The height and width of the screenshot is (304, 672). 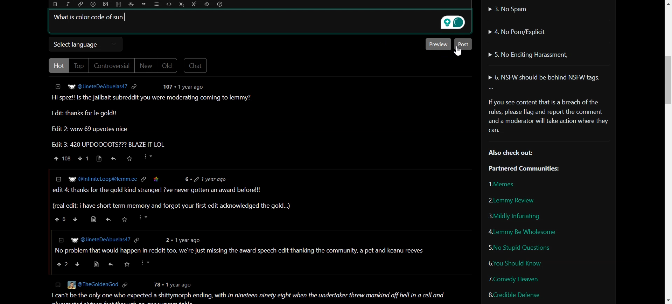 What do you see at coordinates (156, 5) in the screenshot?
I see `List` at bounding box center [156, 5].